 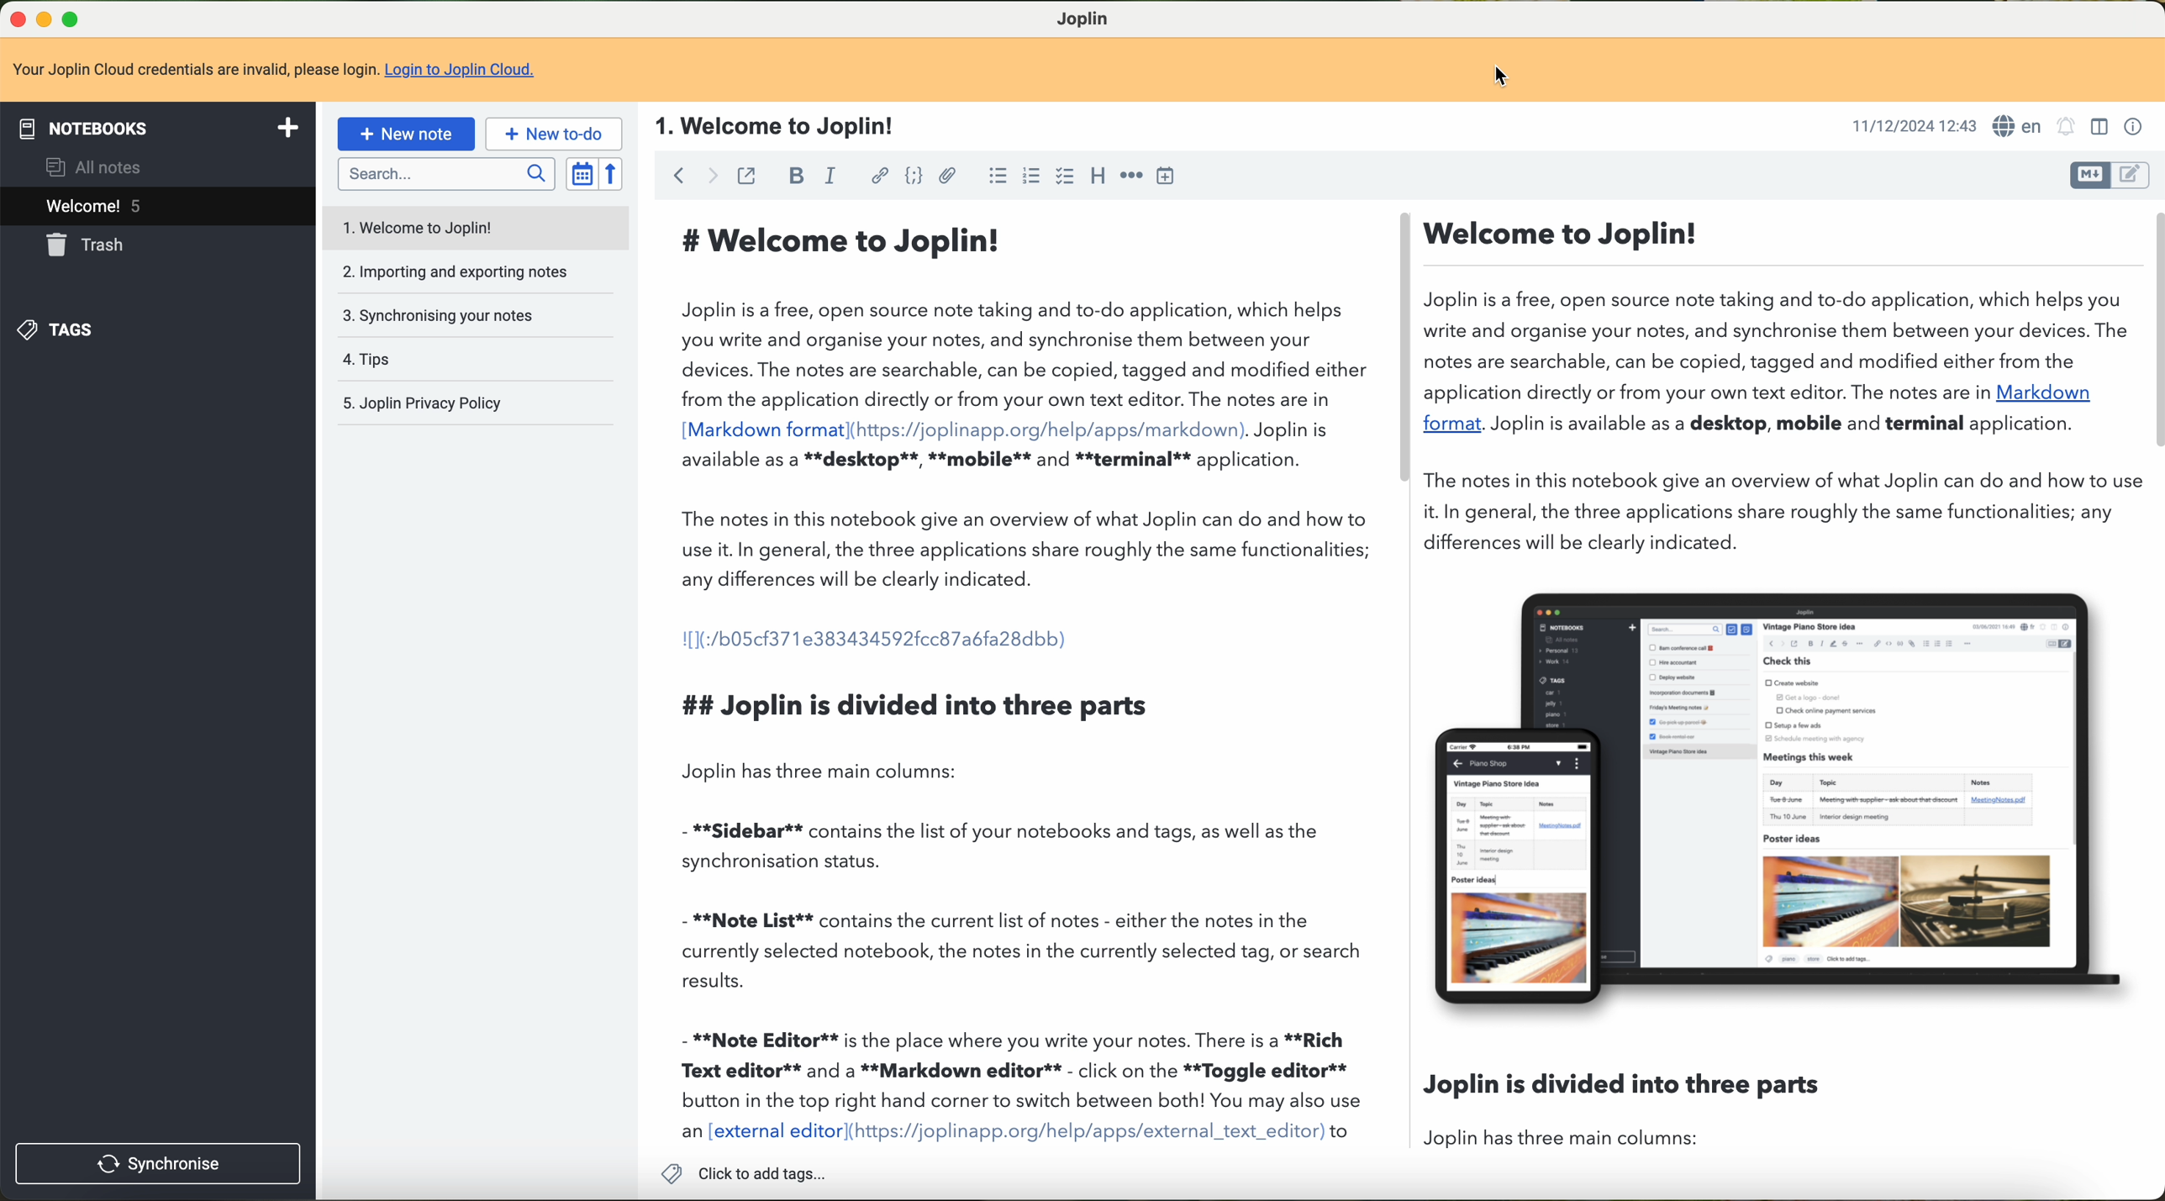 What do you see at coordinates (710, 174) in the screenshot?
I see `navigate foward ` at bounding box center [710, 174].